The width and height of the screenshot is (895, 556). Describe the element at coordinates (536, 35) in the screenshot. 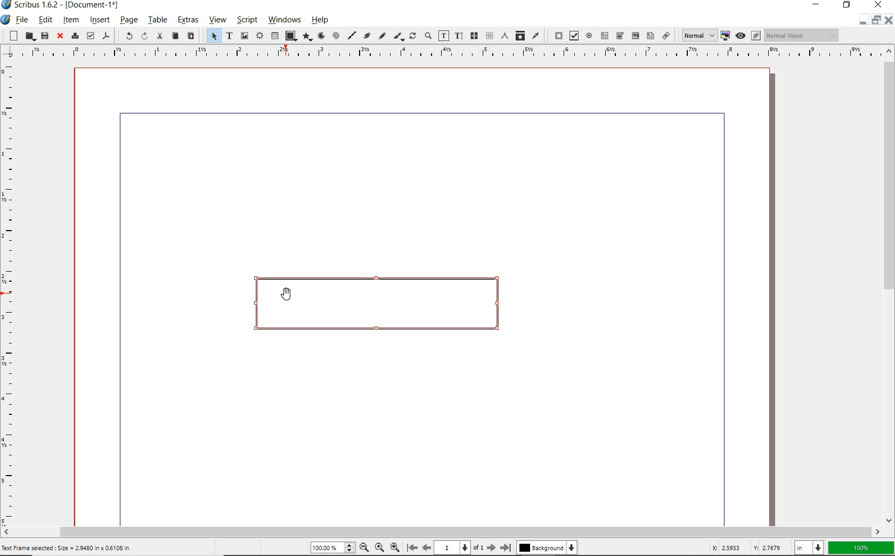

I see `eye dropper` at that location.